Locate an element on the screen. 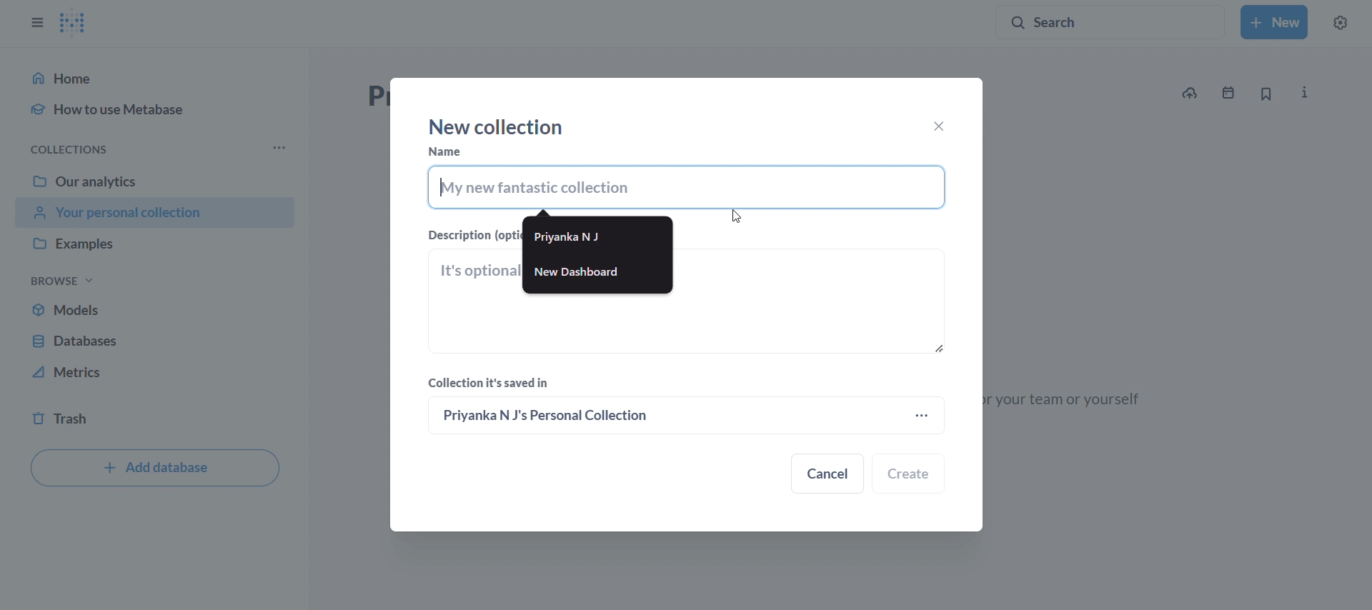 The image size is (1372, 610). examples is located at coordinates (154, 244).